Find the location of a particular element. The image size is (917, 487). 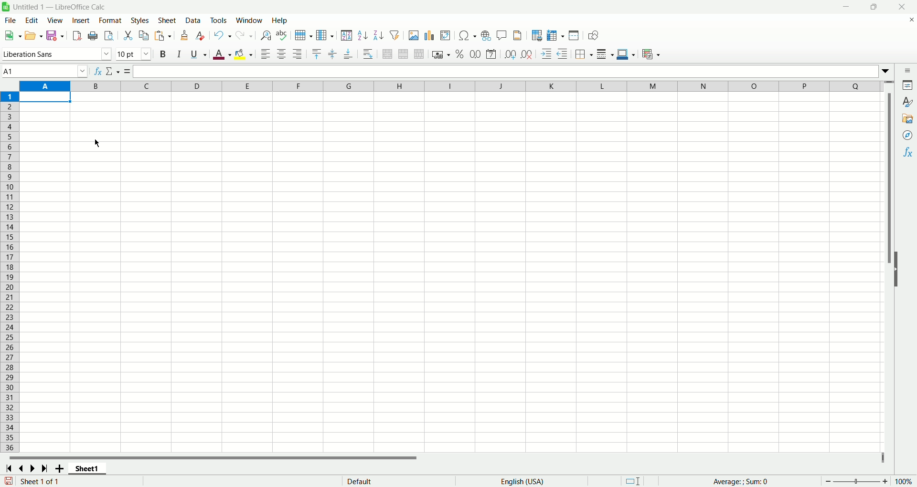

window is located at coordinates (248, 21).